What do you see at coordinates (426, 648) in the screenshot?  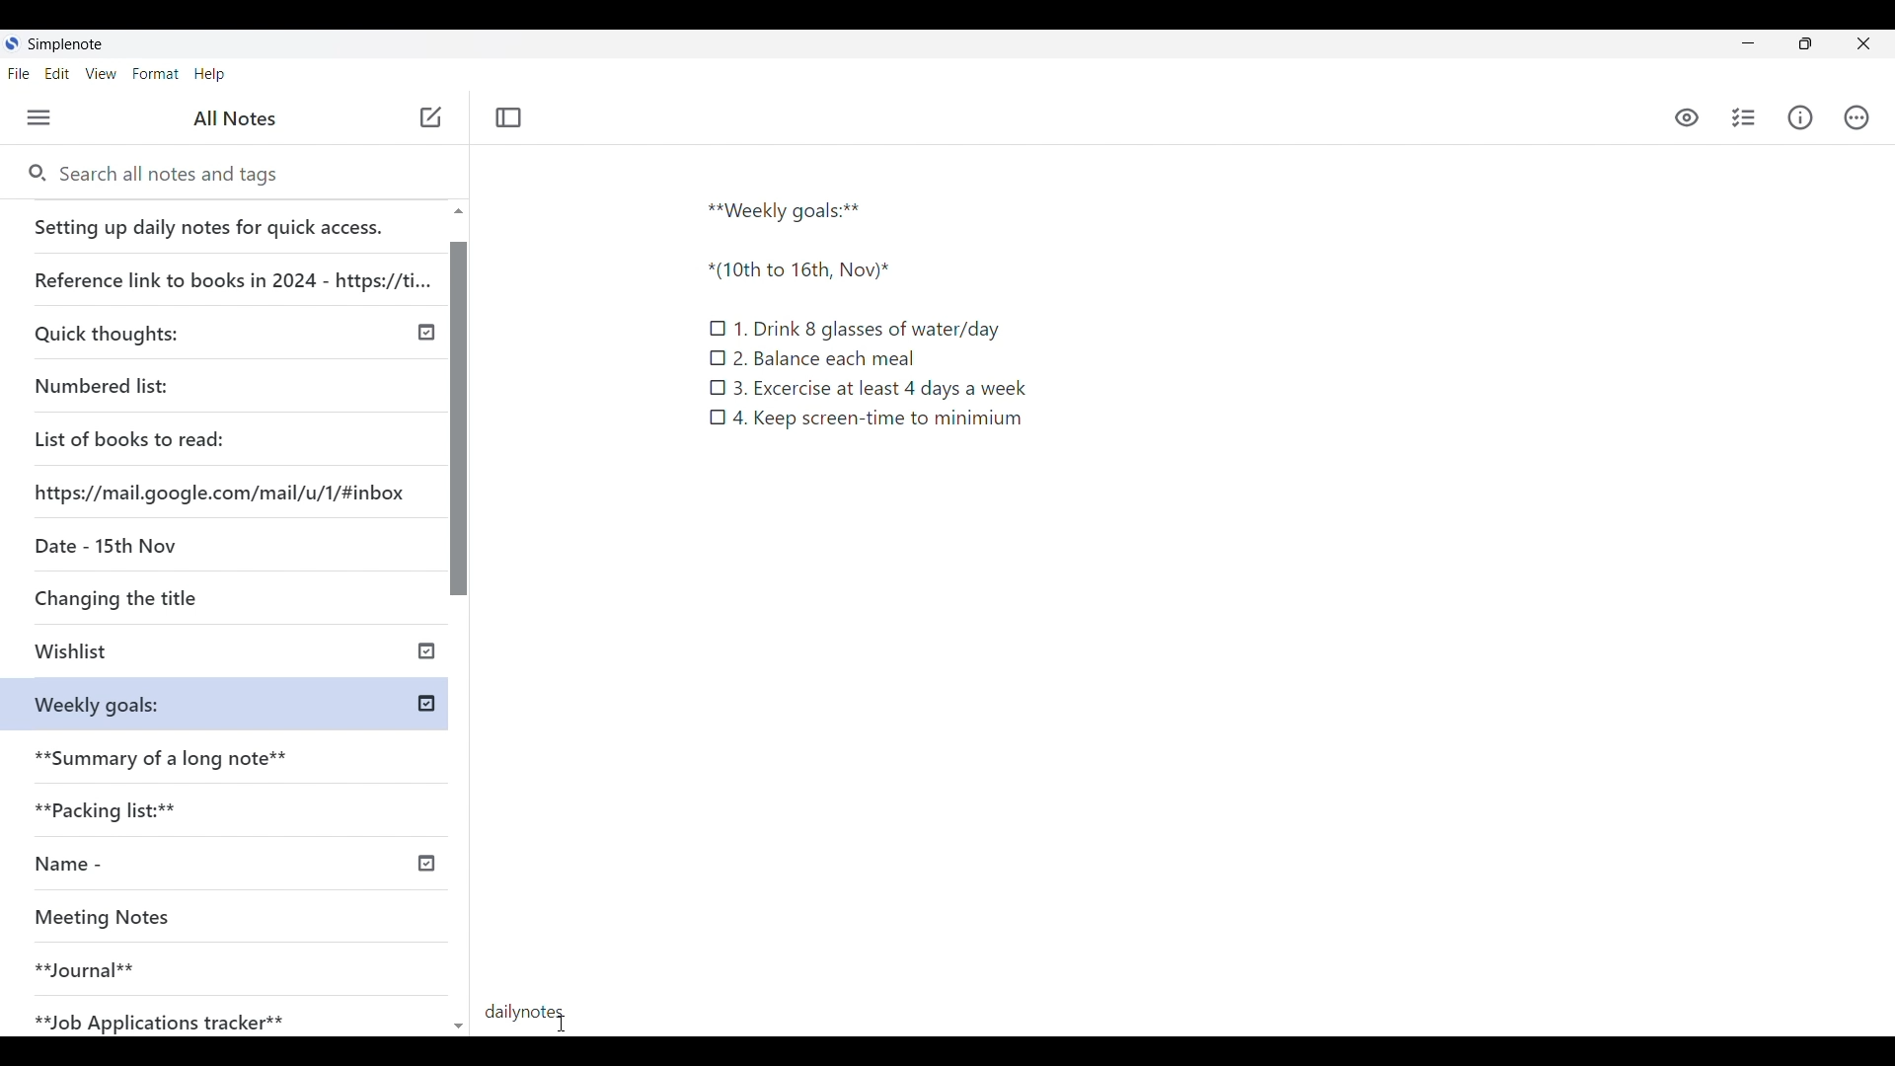 I see `published` at bounding box center [426, 648].